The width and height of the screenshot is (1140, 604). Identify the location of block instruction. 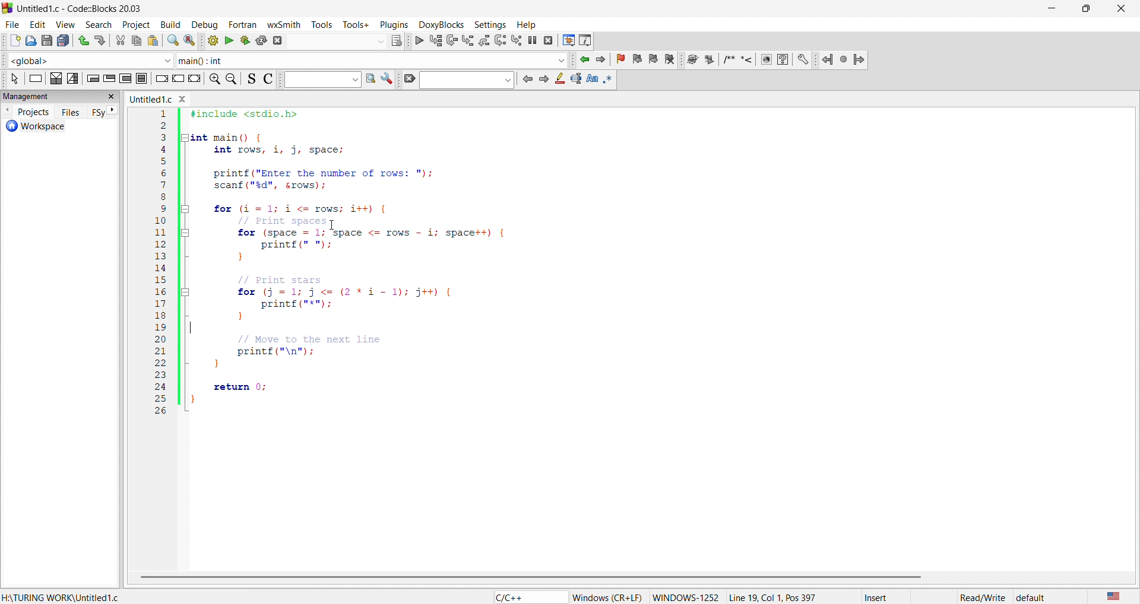
(142, 78).